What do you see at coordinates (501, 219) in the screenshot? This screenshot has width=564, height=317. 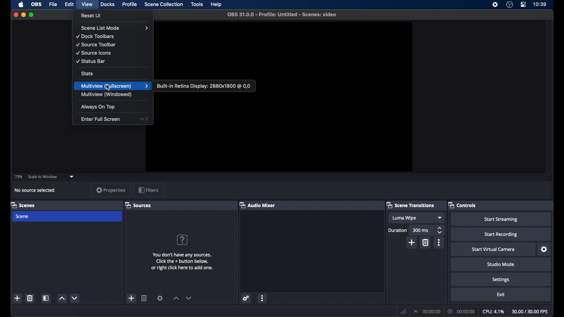 I see `Start Streaming` at bounding box center [501, 219].